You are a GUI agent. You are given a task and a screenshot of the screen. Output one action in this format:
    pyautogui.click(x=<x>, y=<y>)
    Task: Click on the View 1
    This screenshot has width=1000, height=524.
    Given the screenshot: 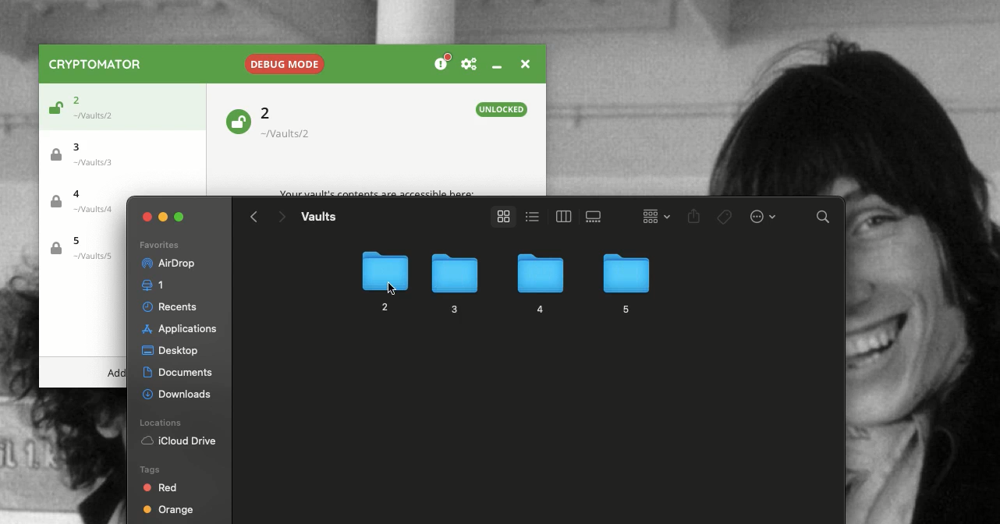 What is the action you would take?
    pyautogui.click(x=530, y=215)
    